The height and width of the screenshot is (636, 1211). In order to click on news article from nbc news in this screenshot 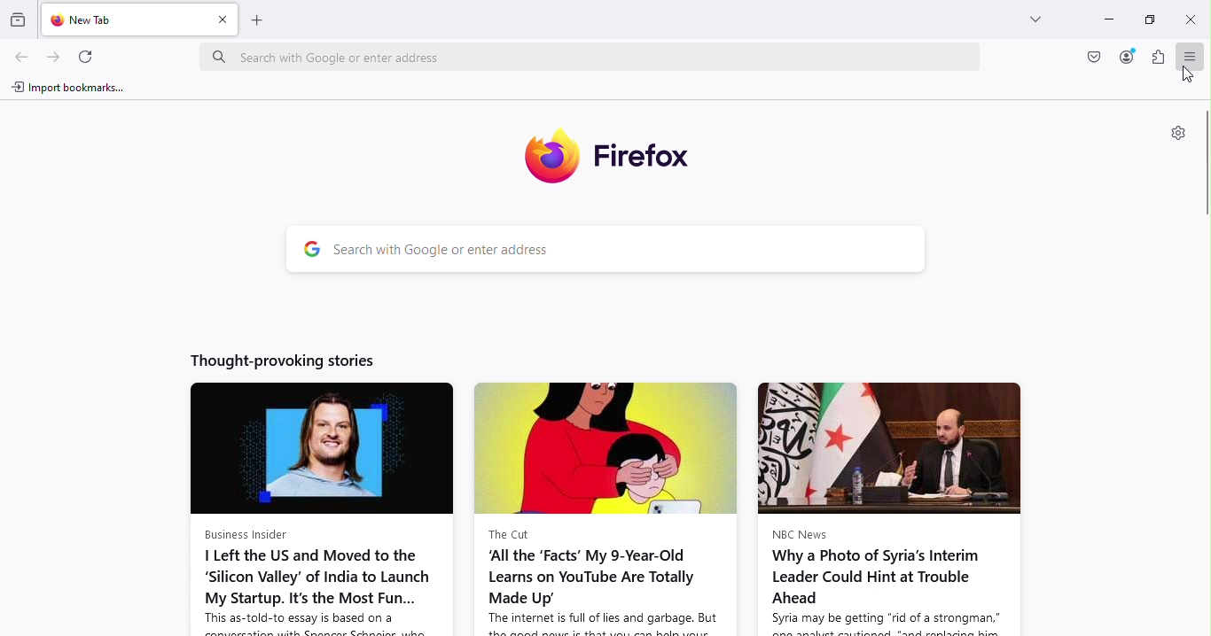, I will do `click(893, 508)`.